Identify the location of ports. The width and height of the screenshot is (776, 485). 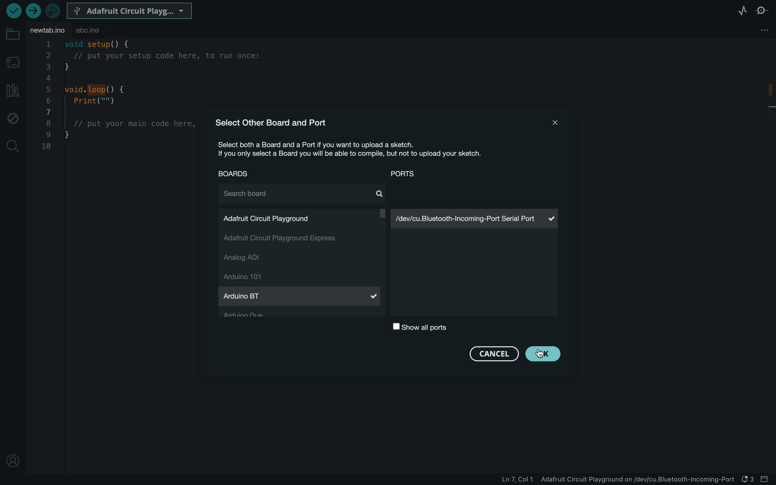
(406, 174).